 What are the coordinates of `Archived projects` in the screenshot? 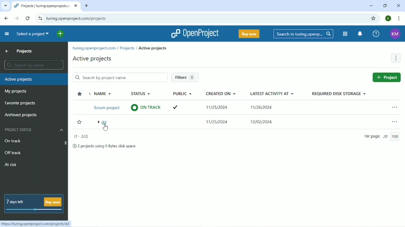 It's located at (21, 115).